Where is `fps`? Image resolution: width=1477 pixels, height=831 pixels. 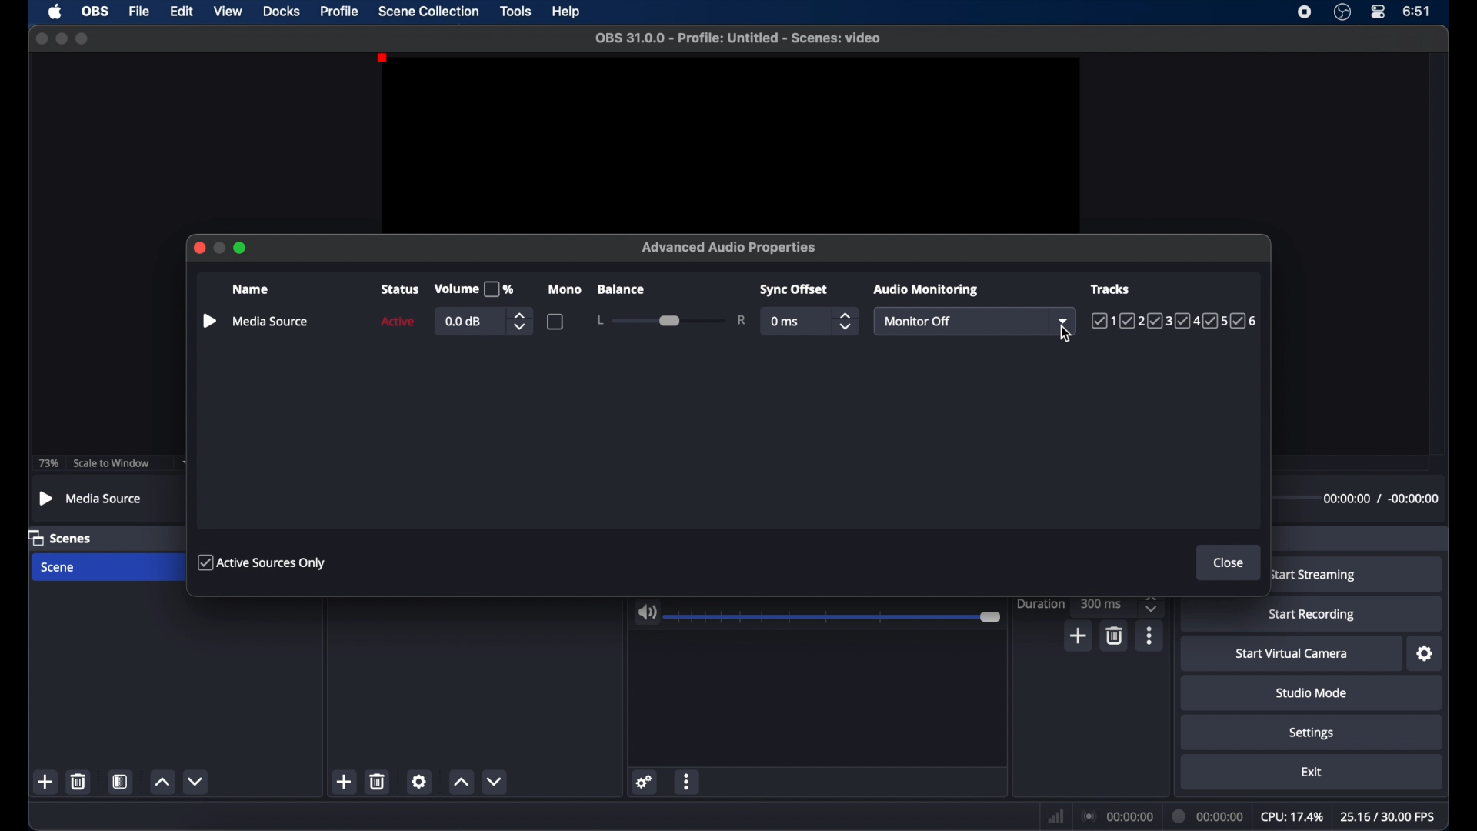 fps is located at coordinates (1389, 817).